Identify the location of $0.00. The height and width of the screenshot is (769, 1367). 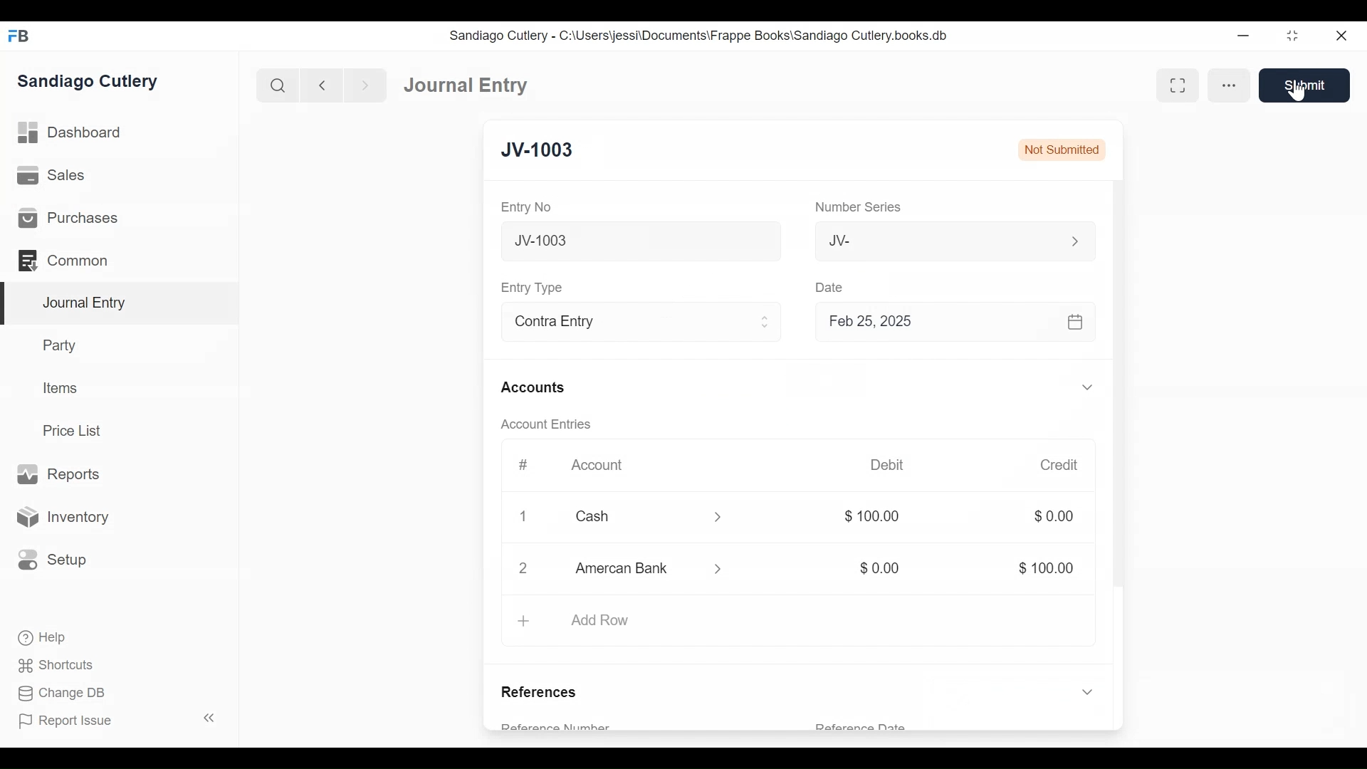
(1058, 517).